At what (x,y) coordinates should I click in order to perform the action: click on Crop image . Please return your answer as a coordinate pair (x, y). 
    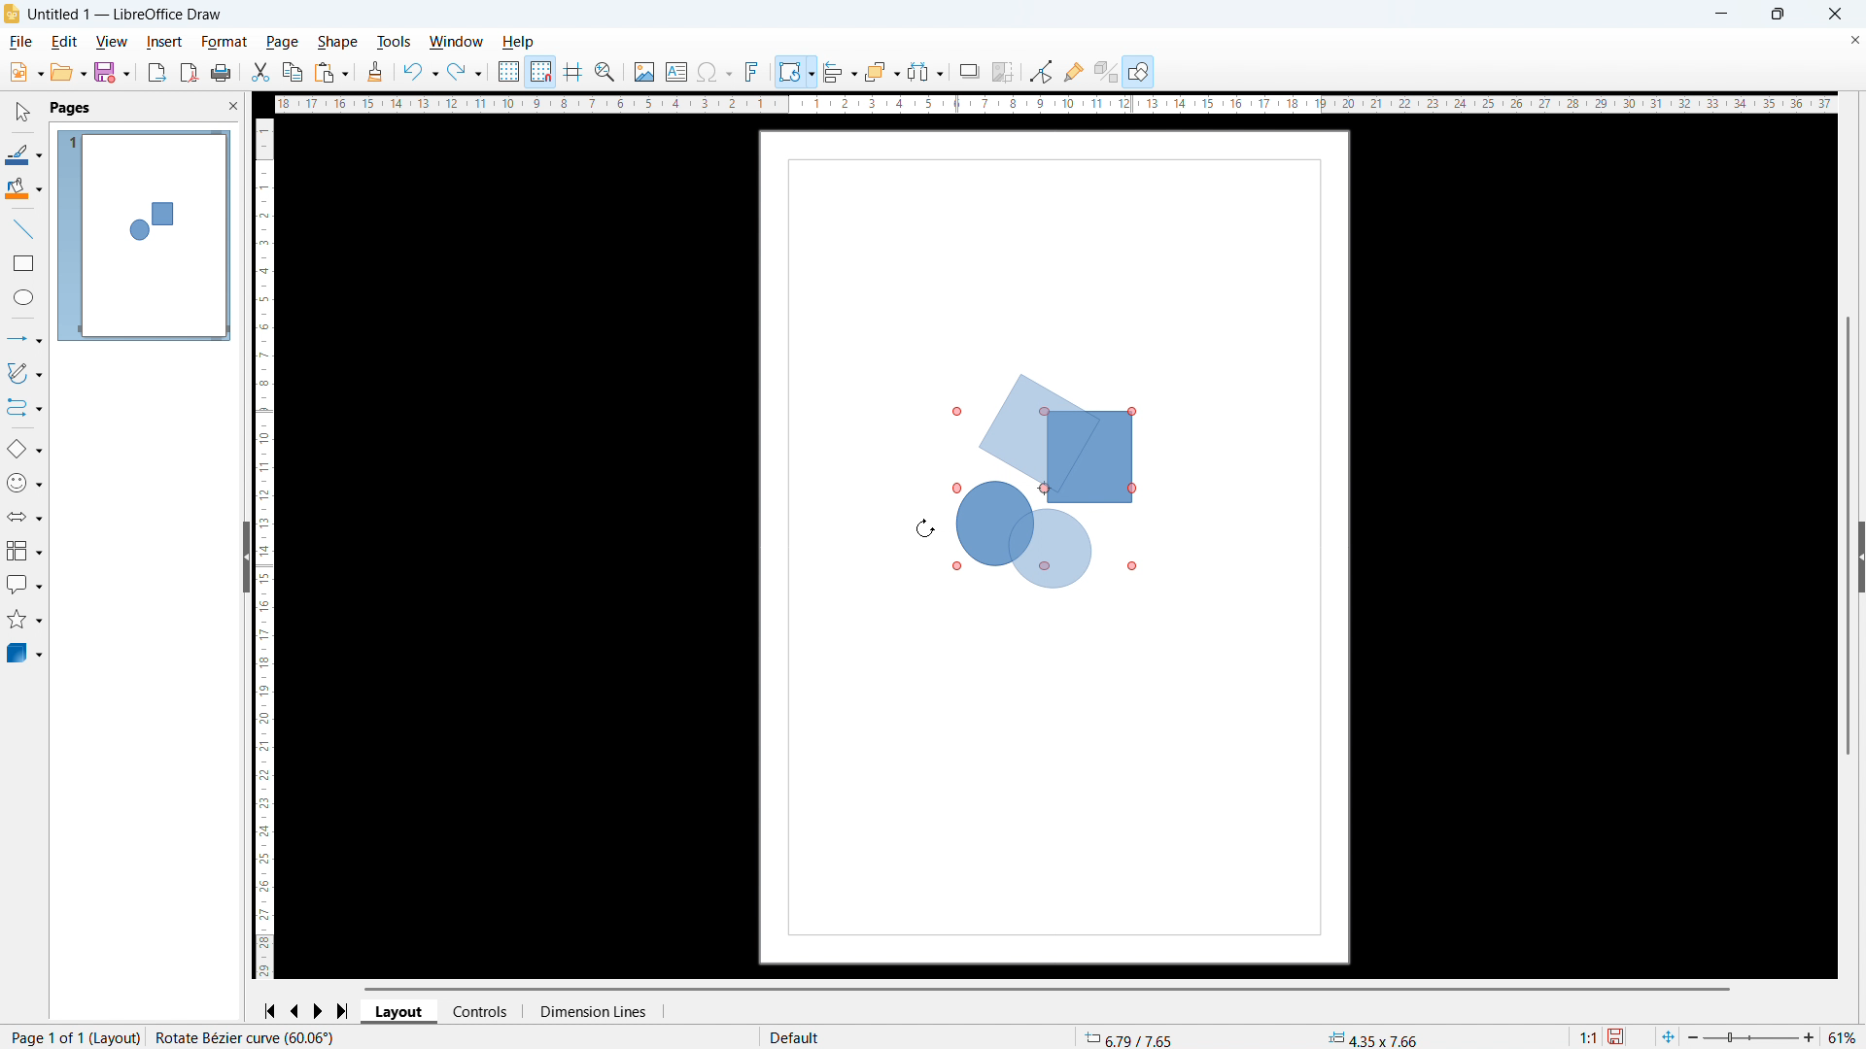
    Looking at the image, I should click on (1002, 72).